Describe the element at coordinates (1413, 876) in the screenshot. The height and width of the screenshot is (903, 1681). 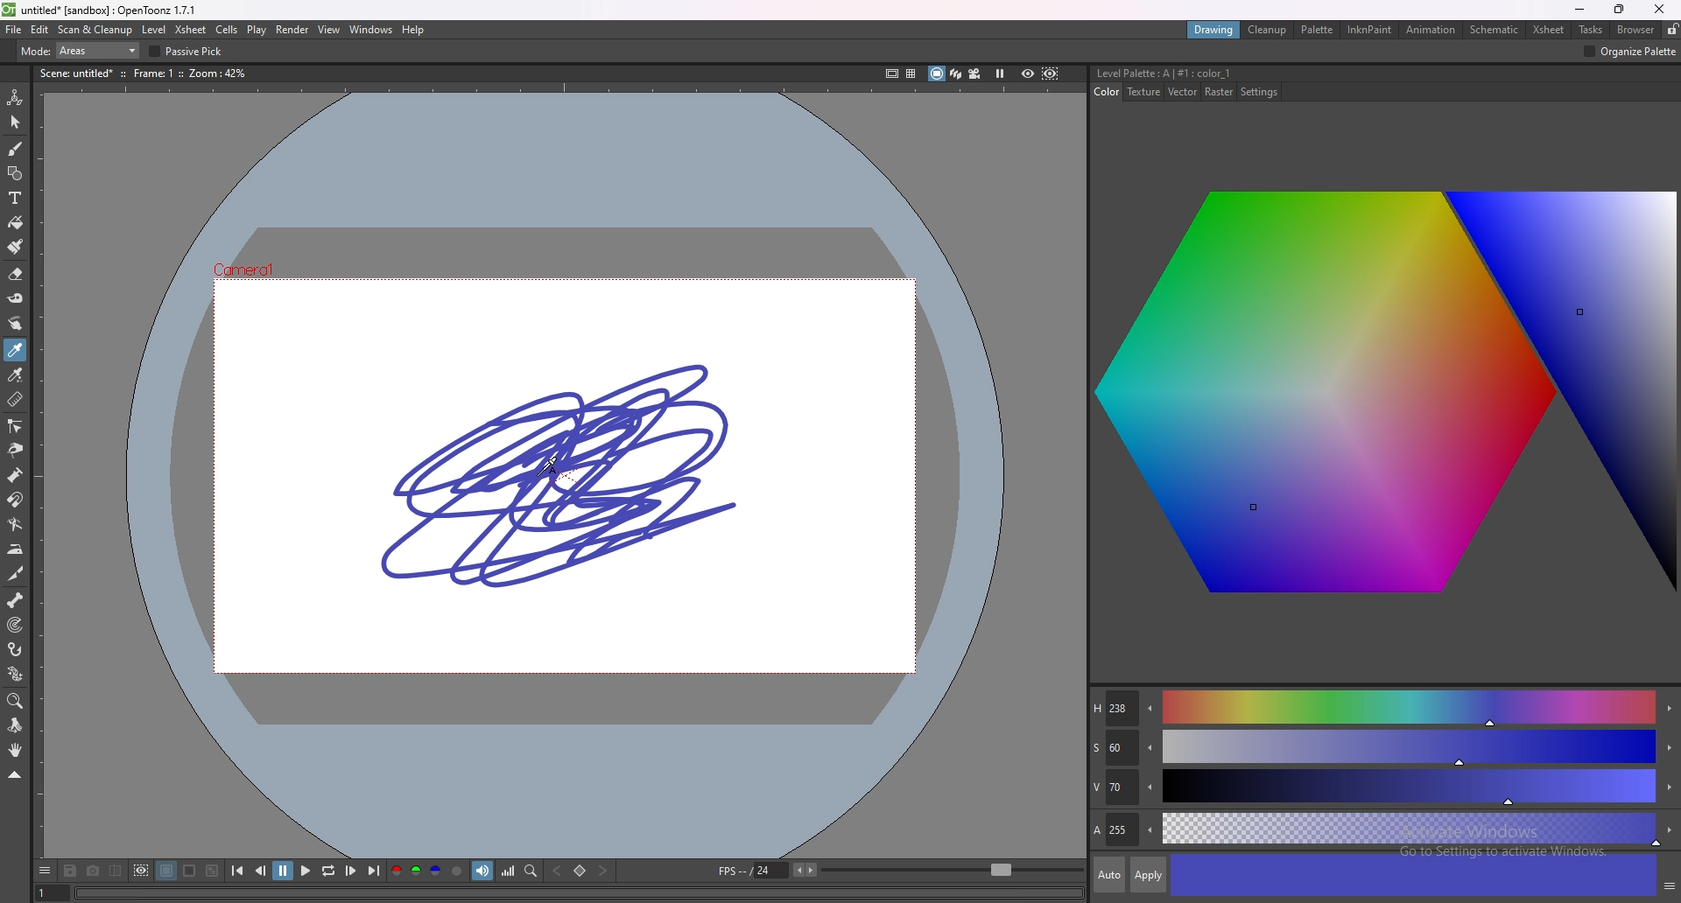
I see `color preview` at that location.